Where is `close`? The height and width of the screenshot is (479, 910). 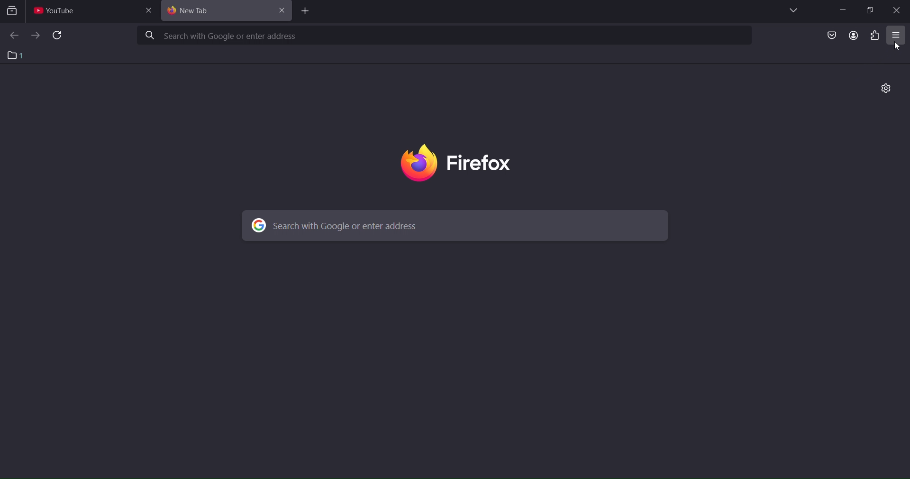
close is located at coordinates (283, 12).